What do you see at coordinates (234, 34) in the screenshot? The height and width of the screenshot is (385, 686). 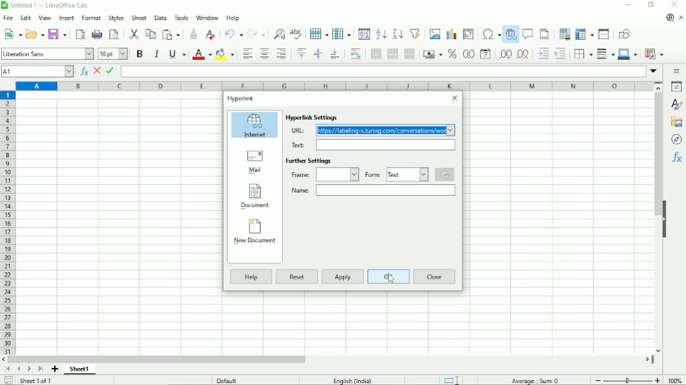 I see `Undo` at bounding box center [234, 34].